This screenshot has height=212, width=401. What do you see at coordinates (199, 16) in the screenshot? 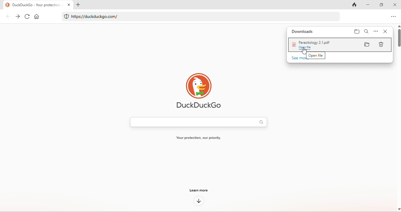
I see `https//duckduckgo.com/` at bounding box center [199, 16].